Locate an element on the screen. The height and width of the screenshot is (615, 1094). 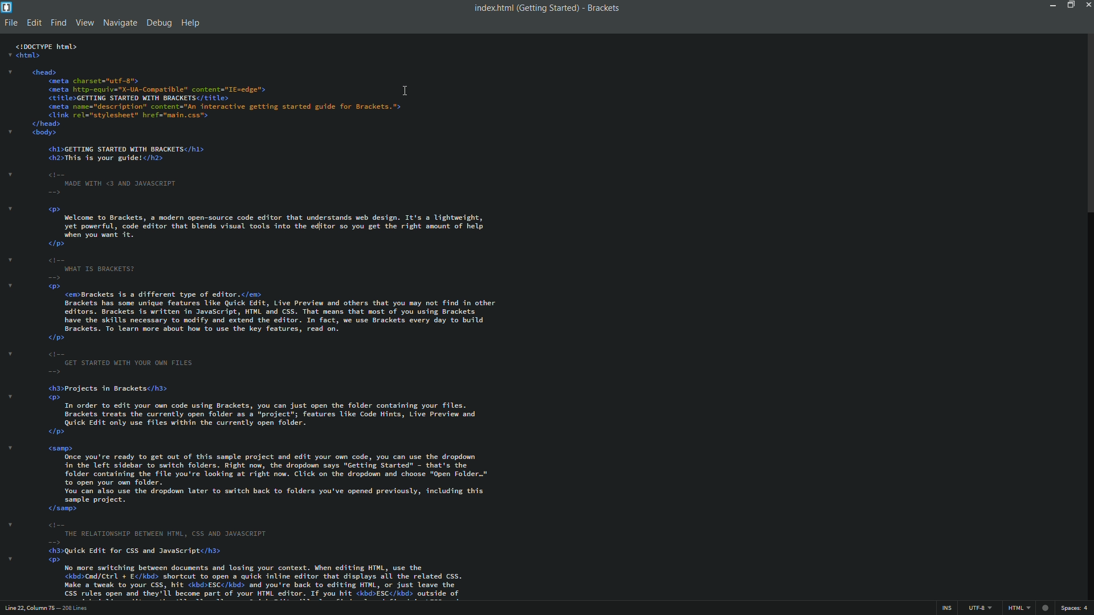
dropdown is located at coordinates (10, 259).